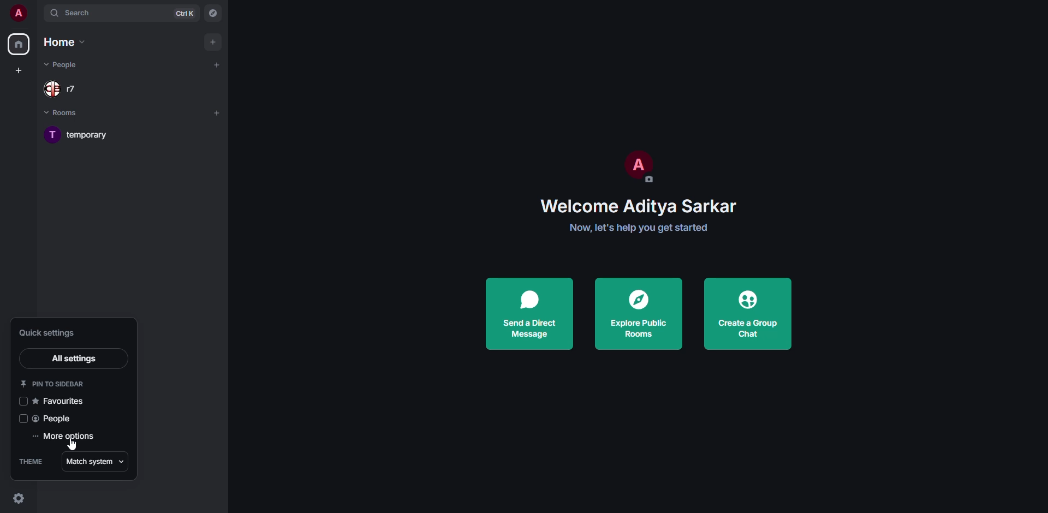  Describe the element at coordinates (18, 498) in the screenshot. I see `quick settings` at that location.